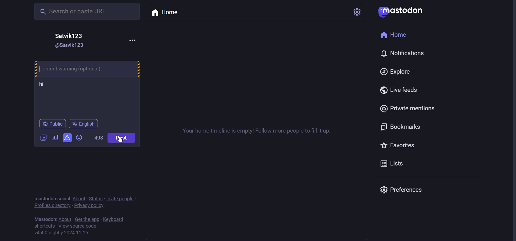  What do you see at coordinates (114, 220) in the screenshot?
I see `keyboard` at bounding box center [114, 220].